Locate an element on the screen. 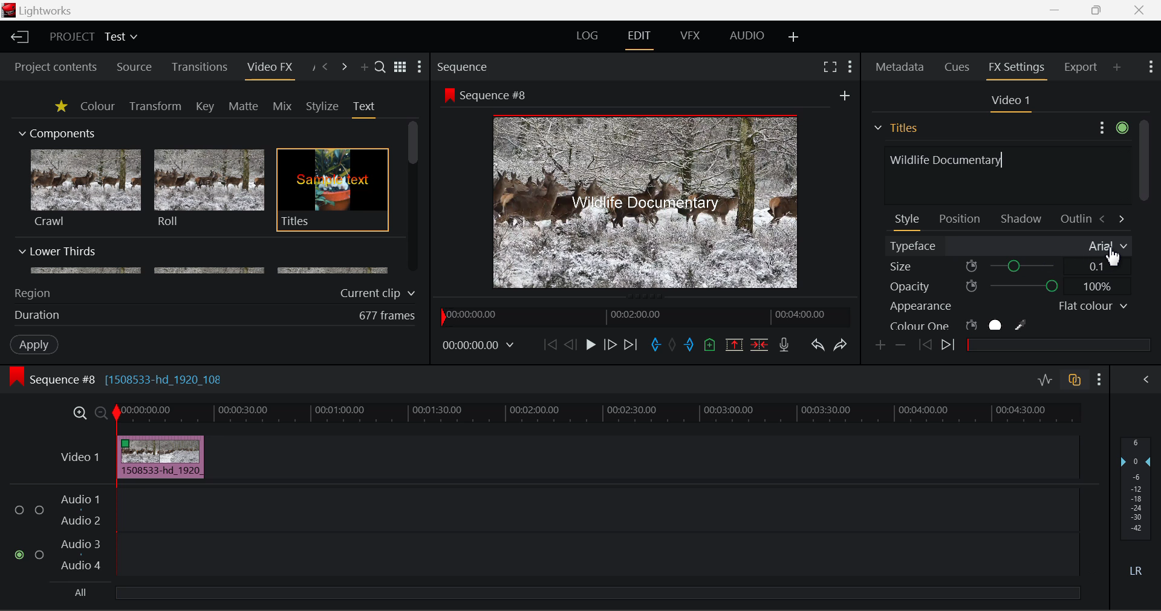  677 frames is located at coordinates (388, 316).